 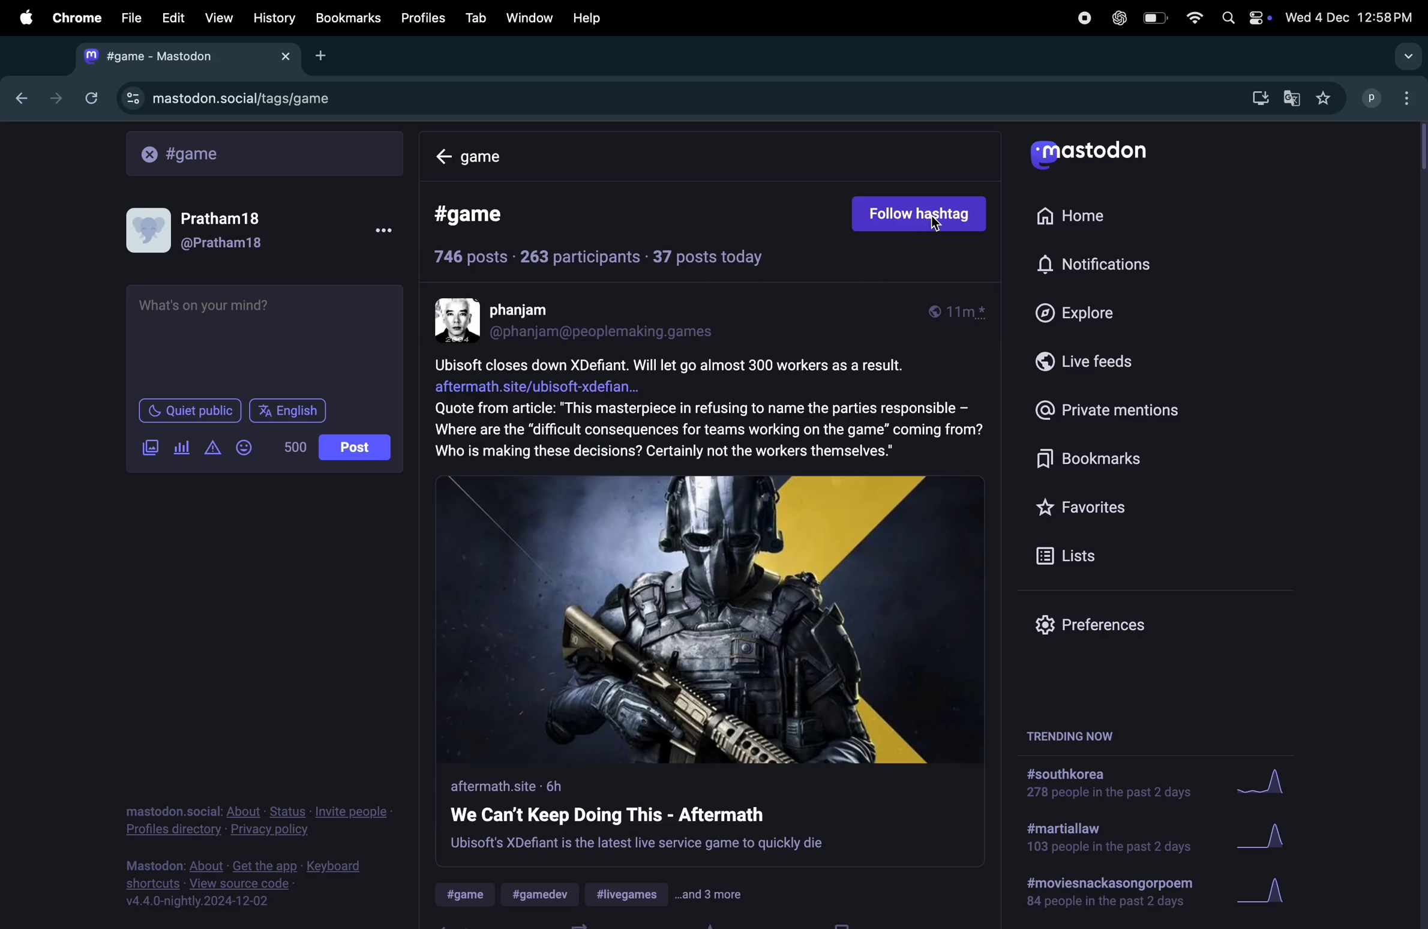 What do you see at coordinates (378, 231) in the screenshot?
I see `options` at bounding box center [378, 231].